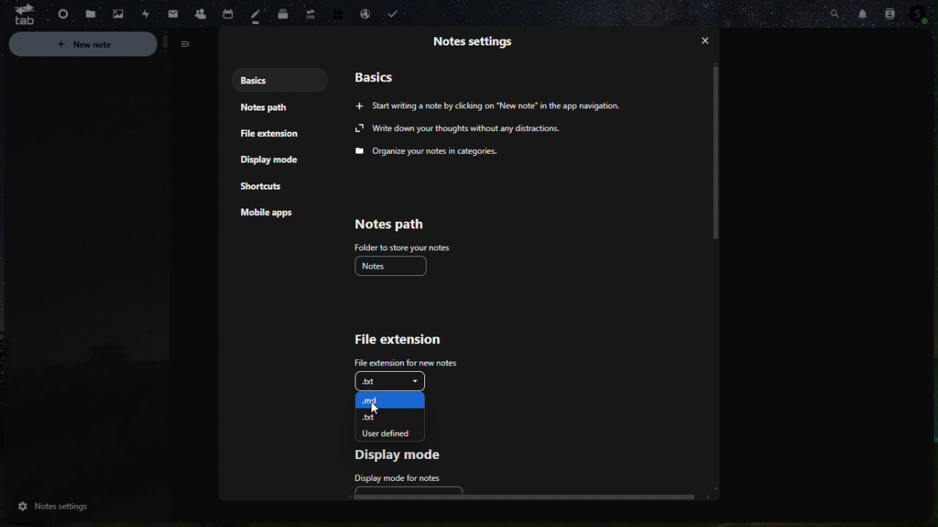  I want to click on Search bar, so click(834, 12).